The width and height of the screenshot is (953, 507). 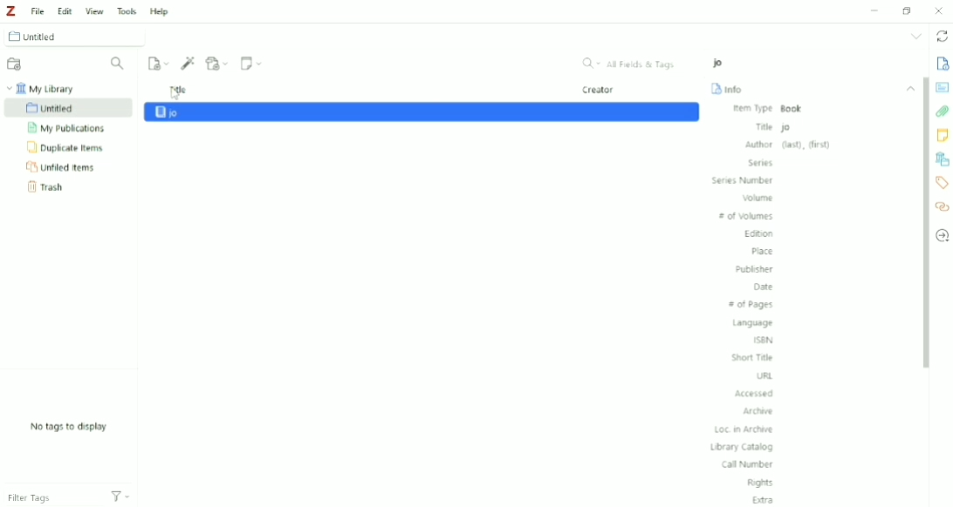 What do you see at coordinates (764, 499) in the screenshot?
I see `Extra` at bounding box center [764, 499].